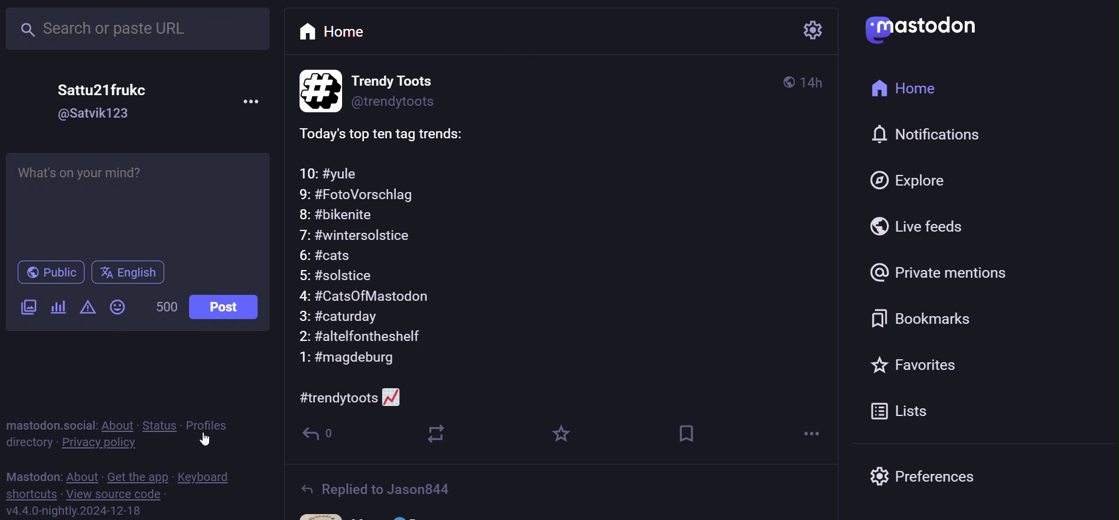 Image resolution: width=1119 pixels, height=520 pixels. Describe the element at coordinates (165, 307) in the screenshot. I see `500` at that location.